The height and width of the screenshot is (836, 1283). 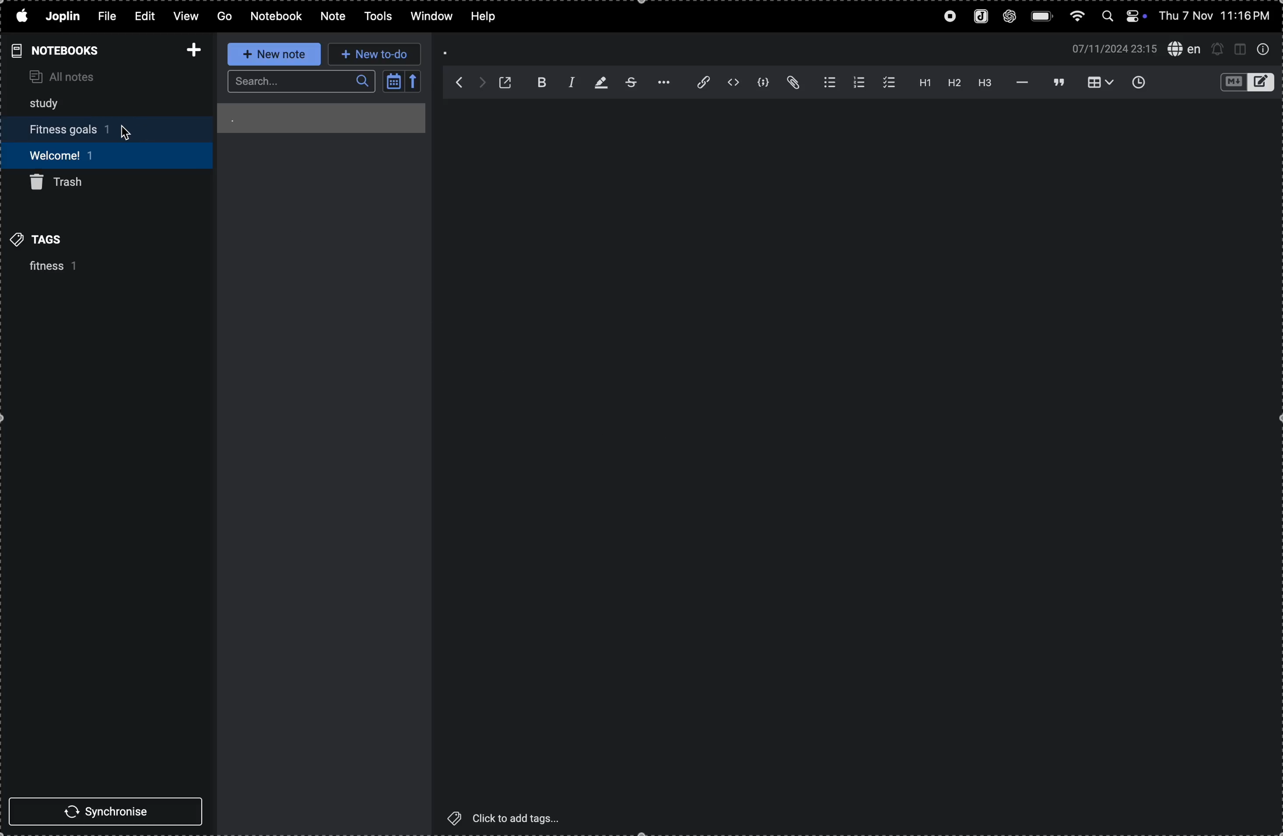 What do you see at coordinates (503, 817) in the screenshot?
I see `click to add tags` at bounding box center [503, 817].